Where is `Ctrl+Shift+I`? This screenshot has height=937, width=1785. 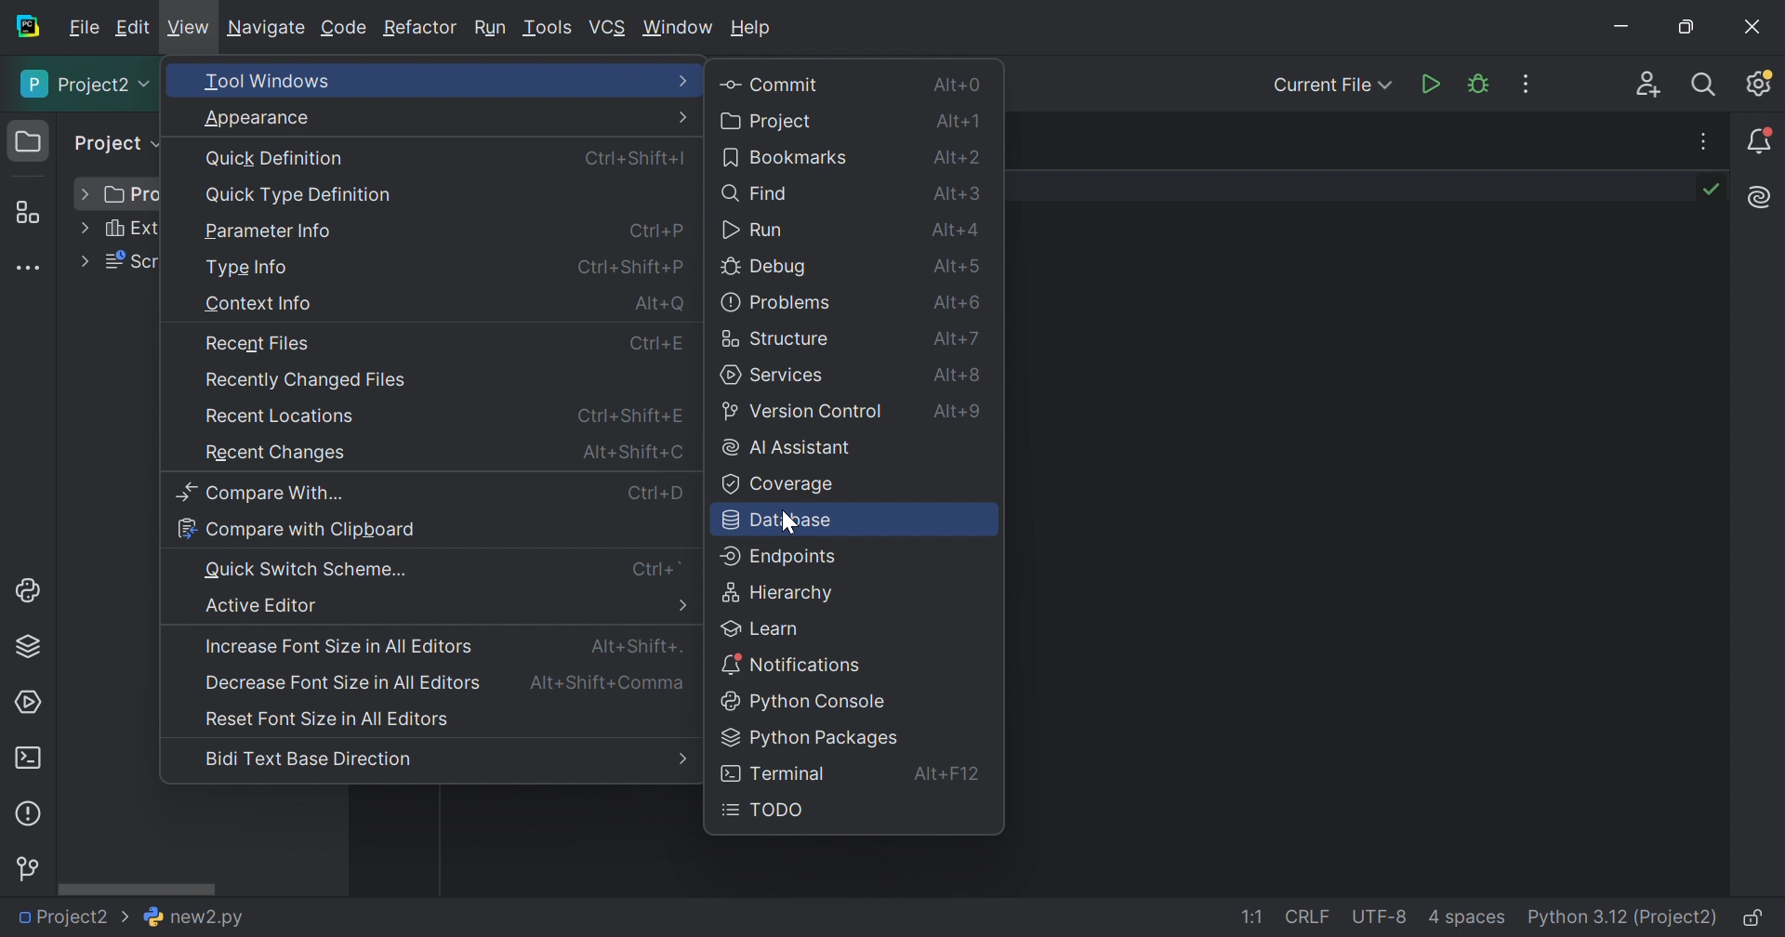 Ctrl+Shift+I is located at coordinates (640, 160).